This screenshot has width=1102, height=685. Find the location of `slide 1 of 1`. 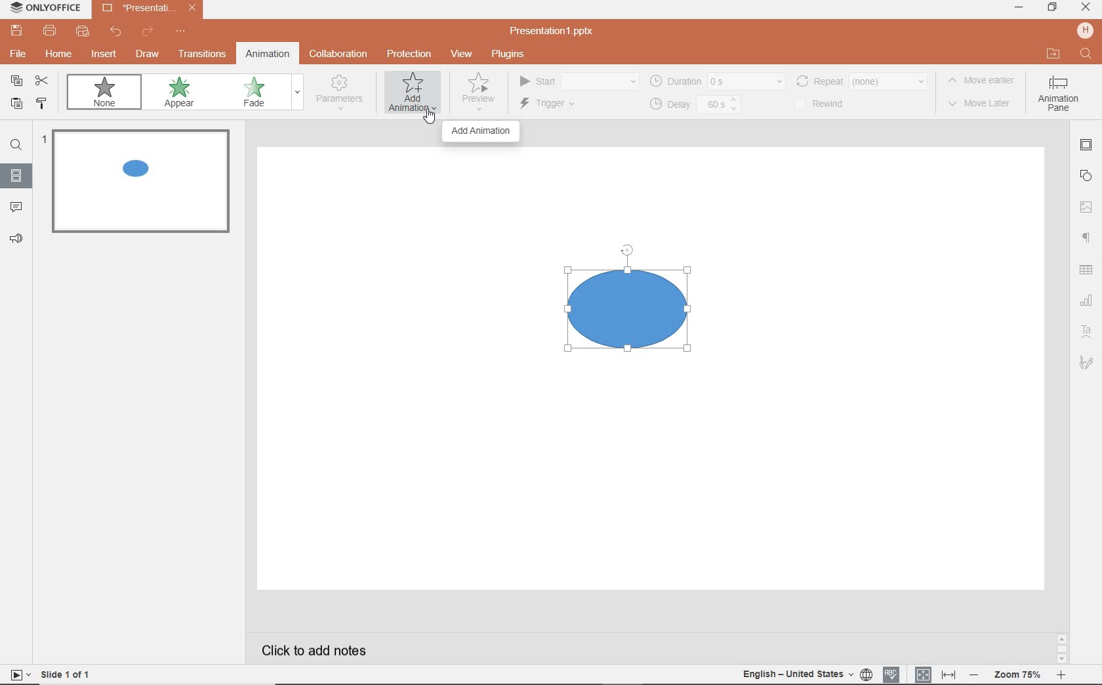

slide 1 of 1 is located at coordinates (69, 676).